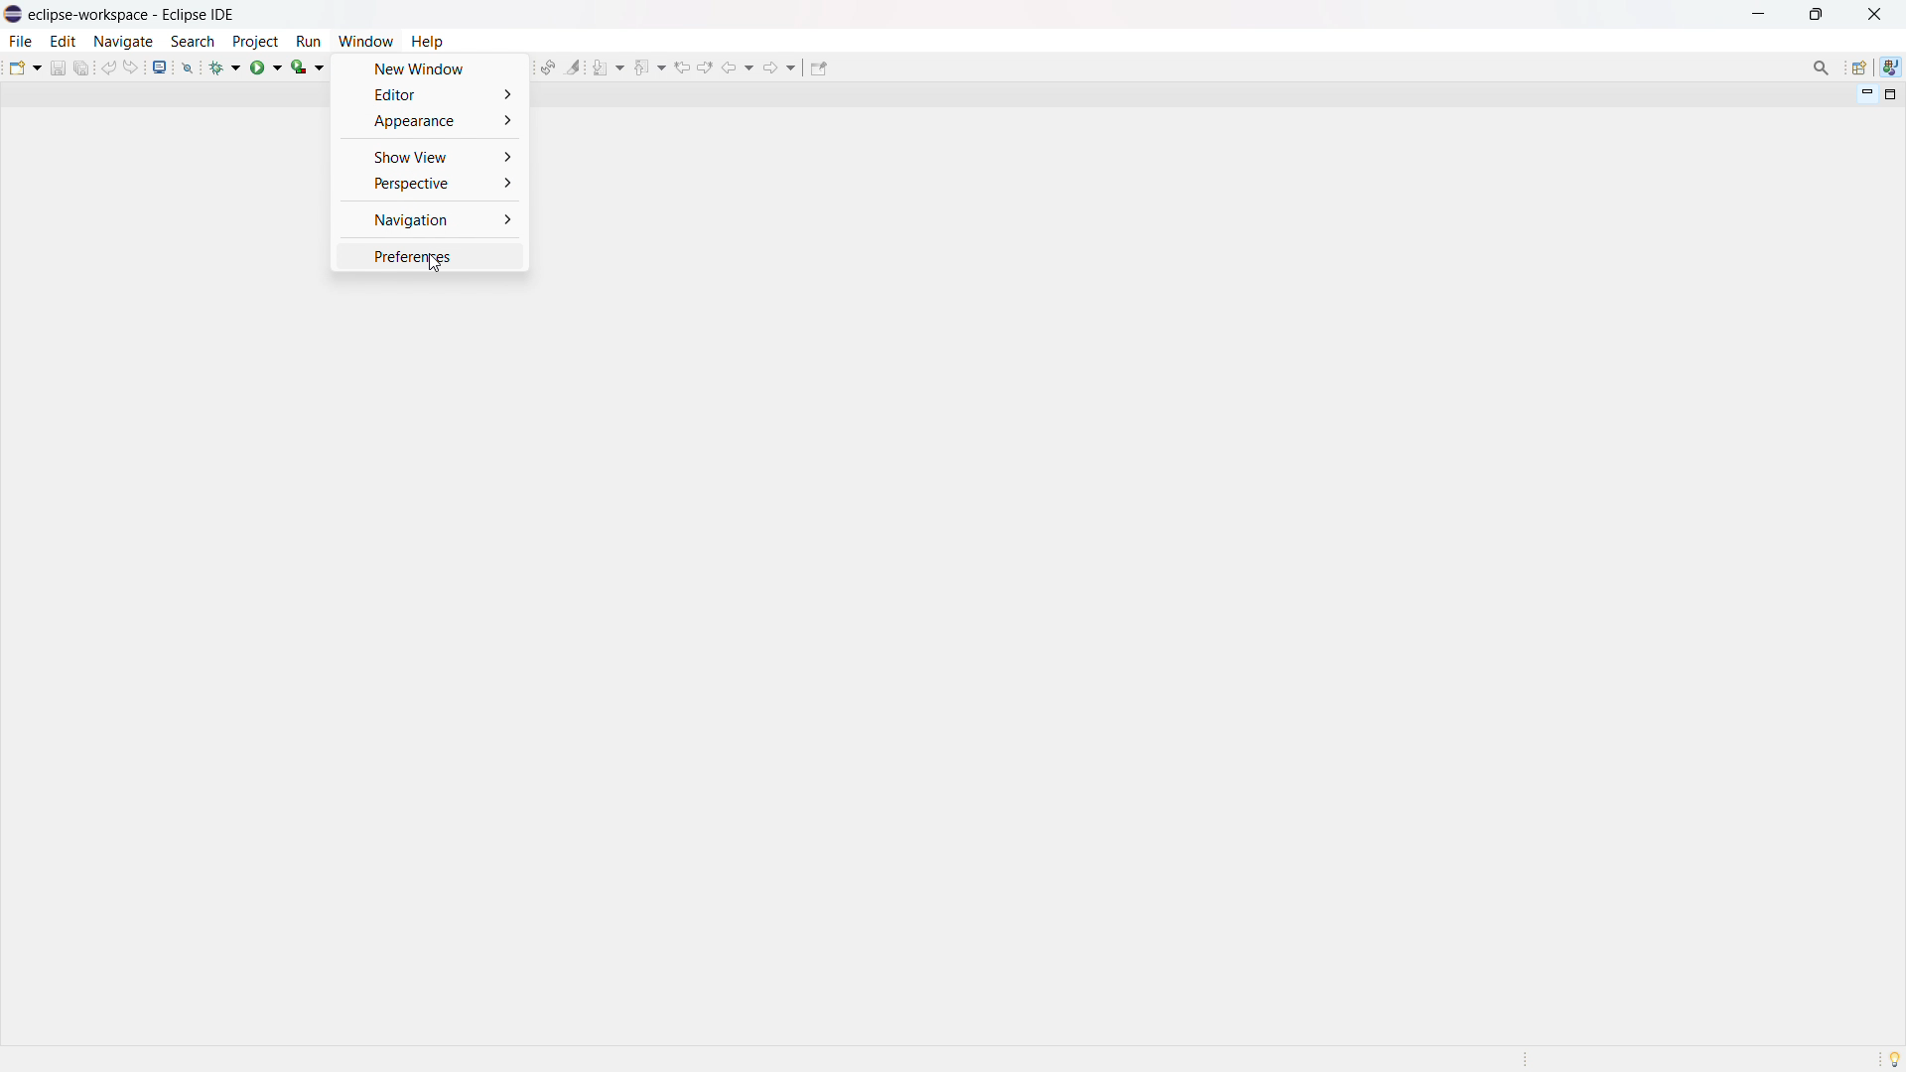 Image resolution: width=1906 pixels, height=1072 pixels. What do you see at coordinates (818, 68) in the screenshot?
I see `pin editor` at bounding box center [818, 68].